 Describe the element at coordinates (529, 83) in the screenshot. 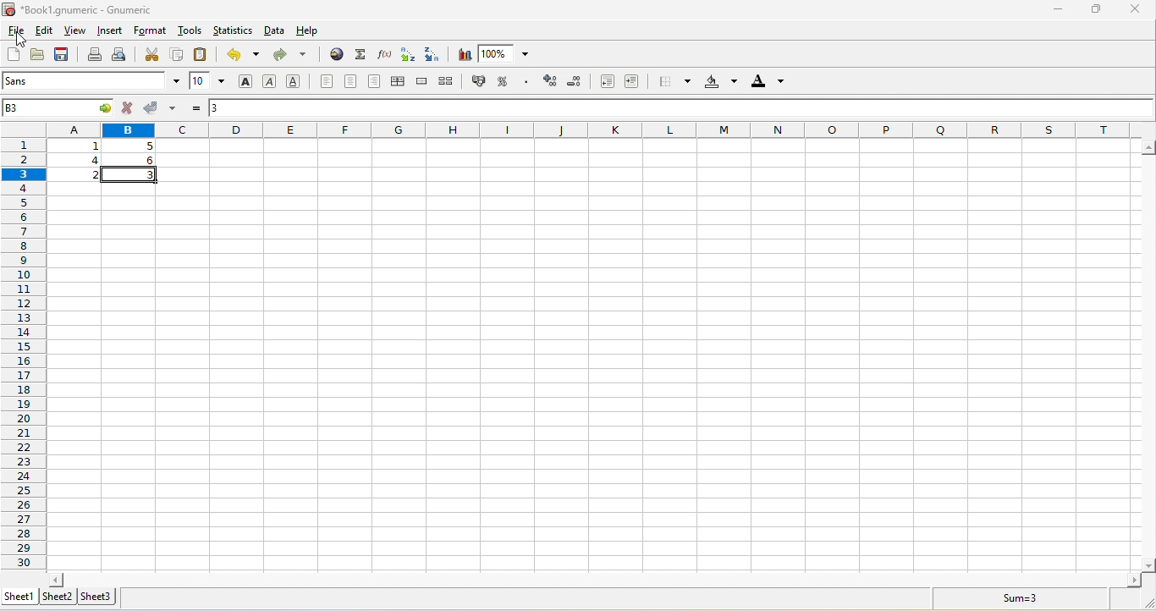

I see `set the format of the selected cells` at that location.